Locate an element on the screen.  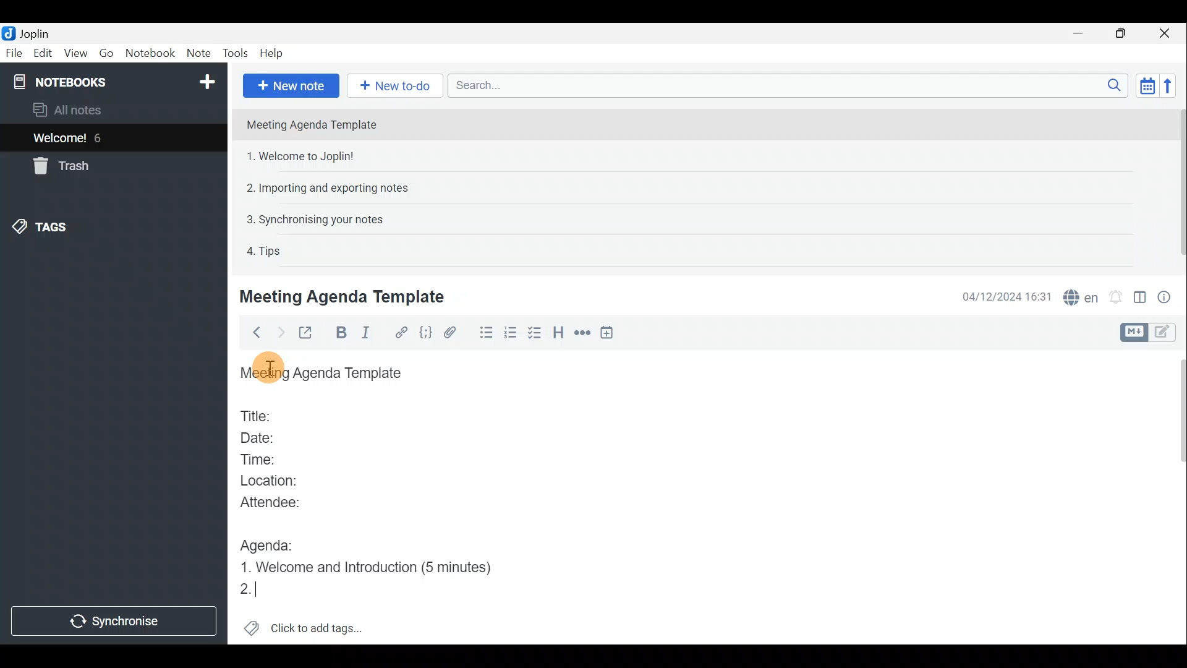
Agenda: is located at coordinates (269, 542).